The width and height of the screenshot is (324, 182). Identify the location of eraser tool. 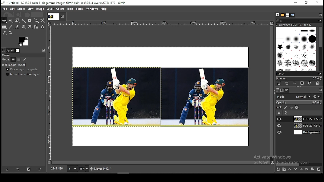
(16, 27).